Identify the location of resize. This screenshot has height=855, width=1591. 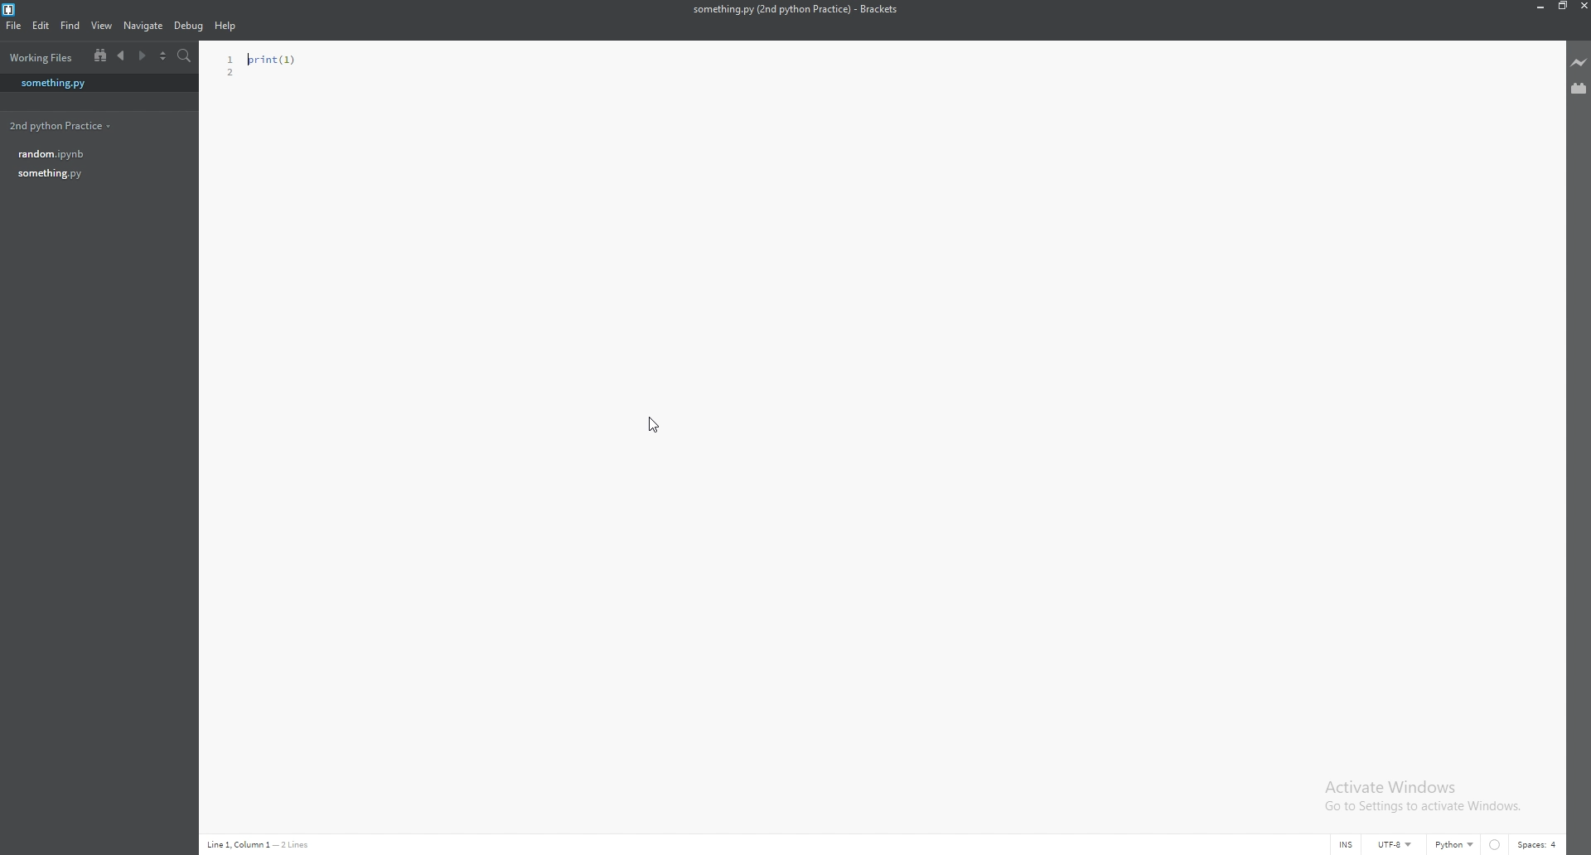
(1562, 7).